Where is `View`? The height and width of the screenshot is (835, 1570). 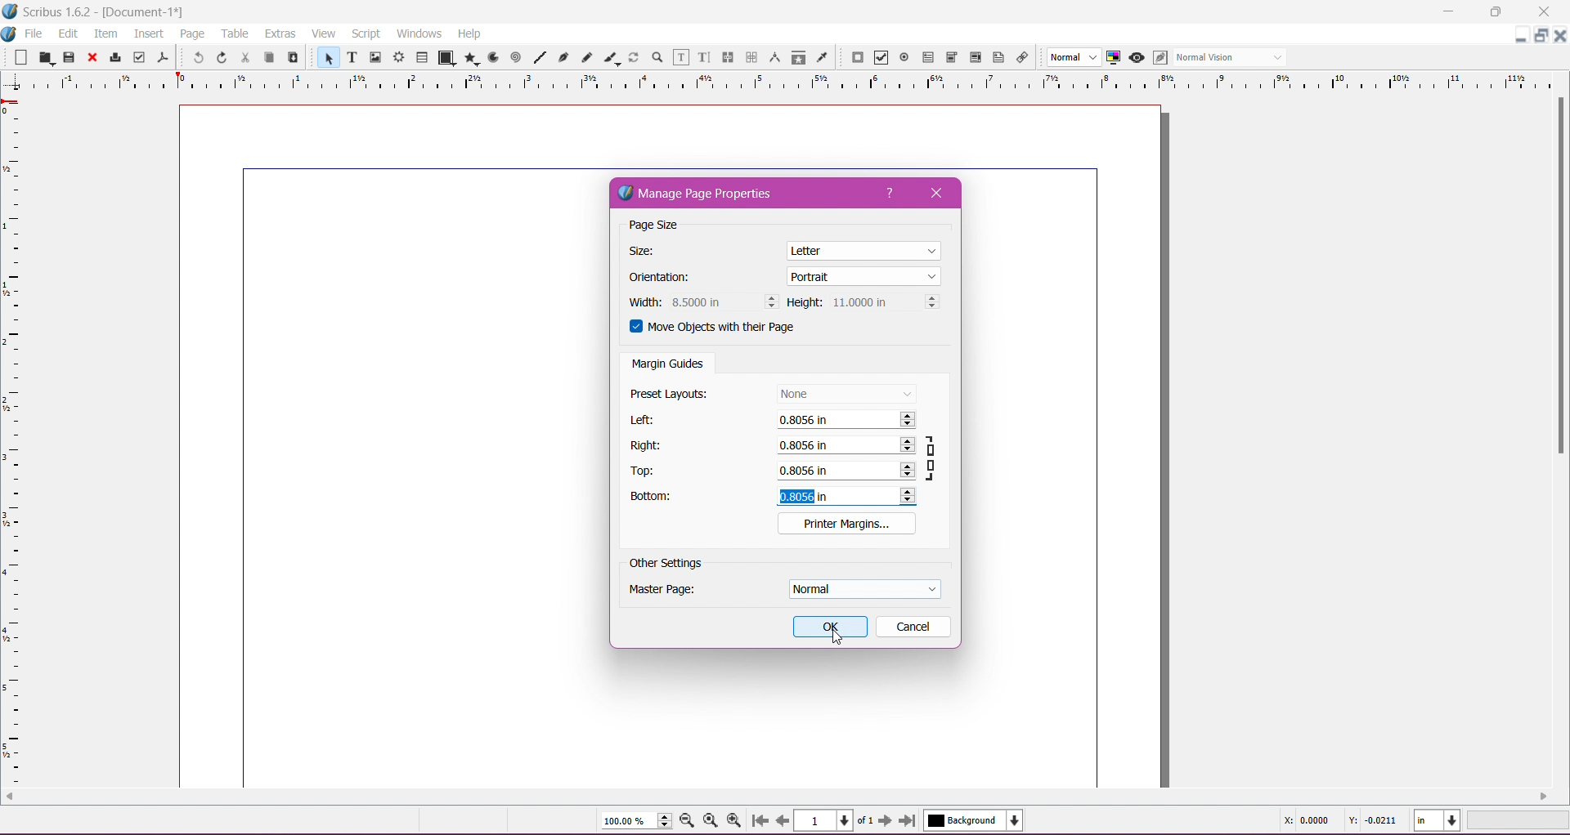
View is located at coordinates (323, 33).